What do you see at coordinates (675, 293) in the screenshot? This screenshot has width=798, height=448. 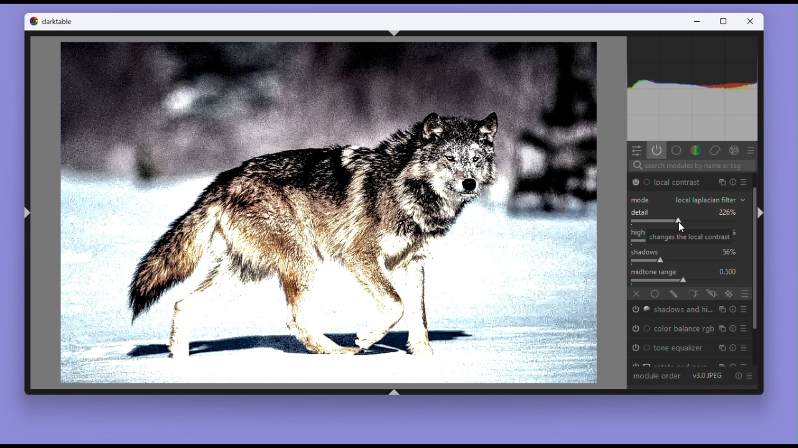 I see `drawn mask` at bounding box center [675, 293].